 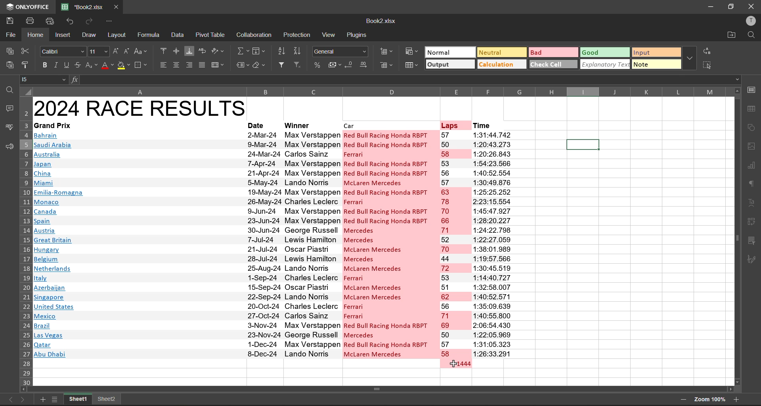 What do you see at coordinates (50, 21) in the screenshot?
I see `quick print` at bounding box center [50, 21].